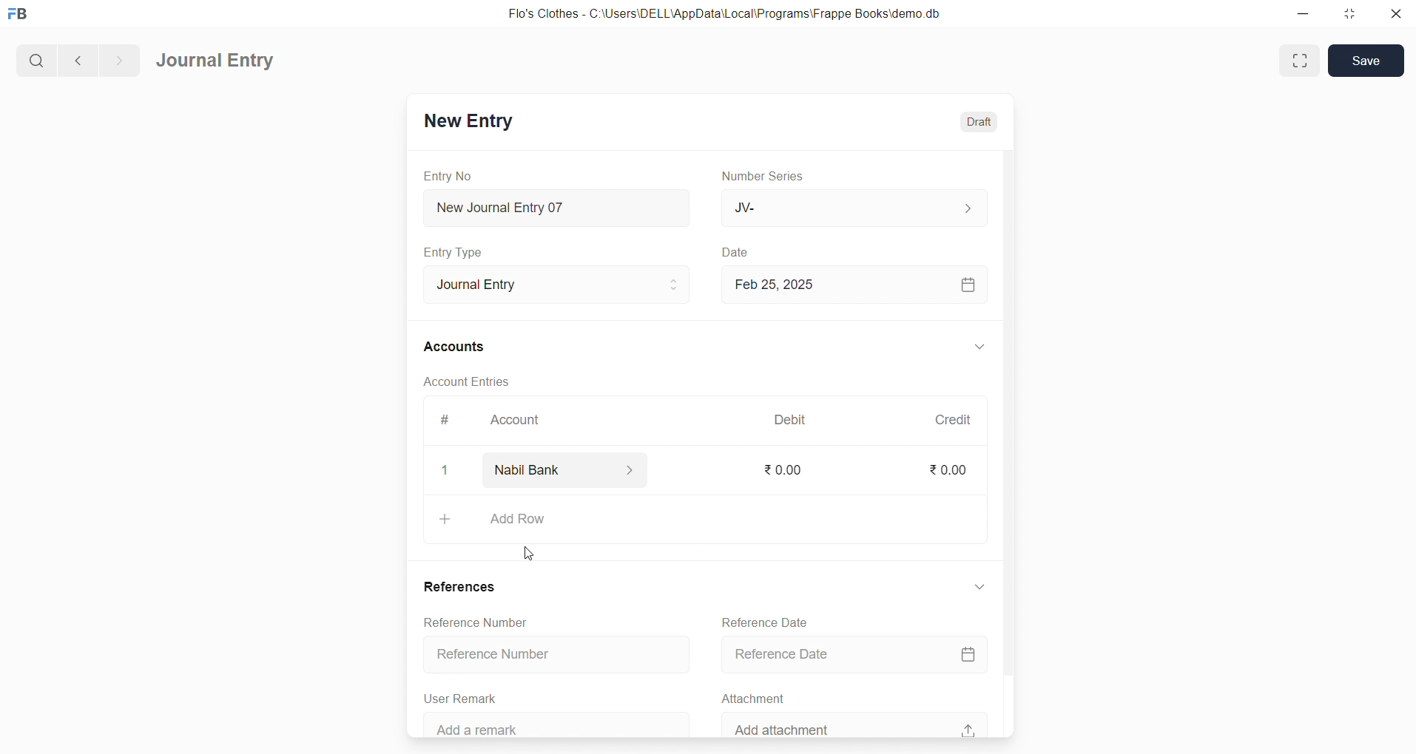 The height and width of the screenshot is (754, 1416). I want to click on User Remark, so click(465, 696).